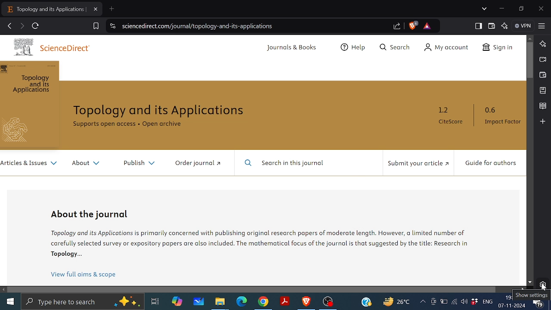  I want to click on Search tabs, so click(484, 9).